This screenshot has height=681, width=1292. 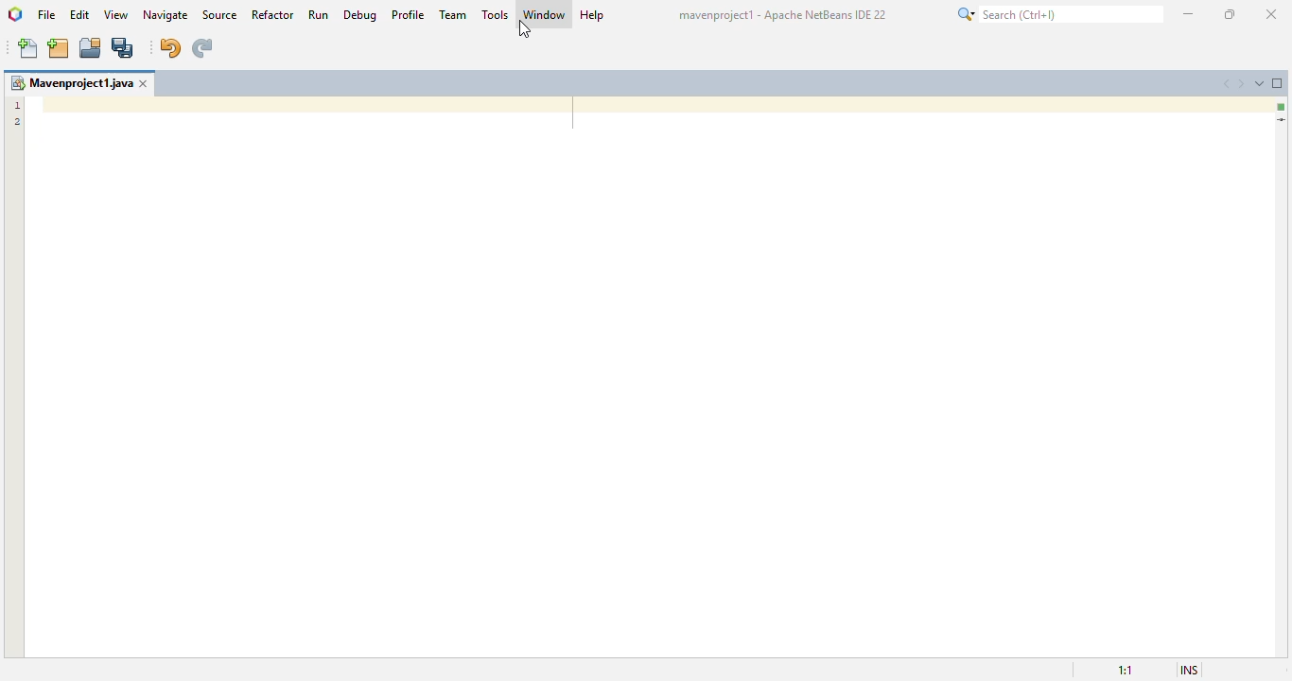 I want to click on maximize, so click(x=1230, y=14).